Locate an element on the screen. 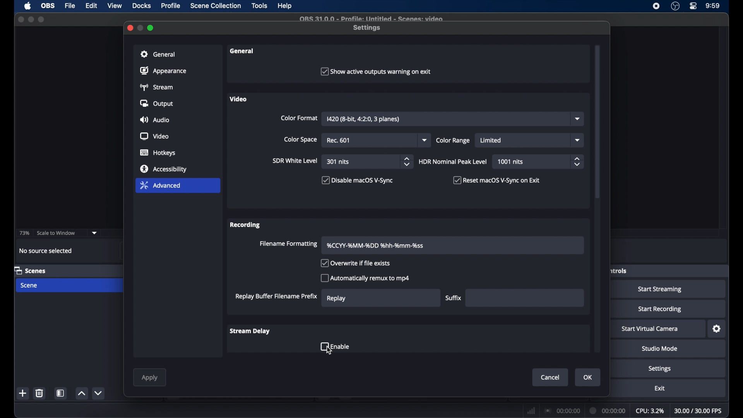 This screenshot has width=743, height=418. docks is located at coordinates (142, 6).